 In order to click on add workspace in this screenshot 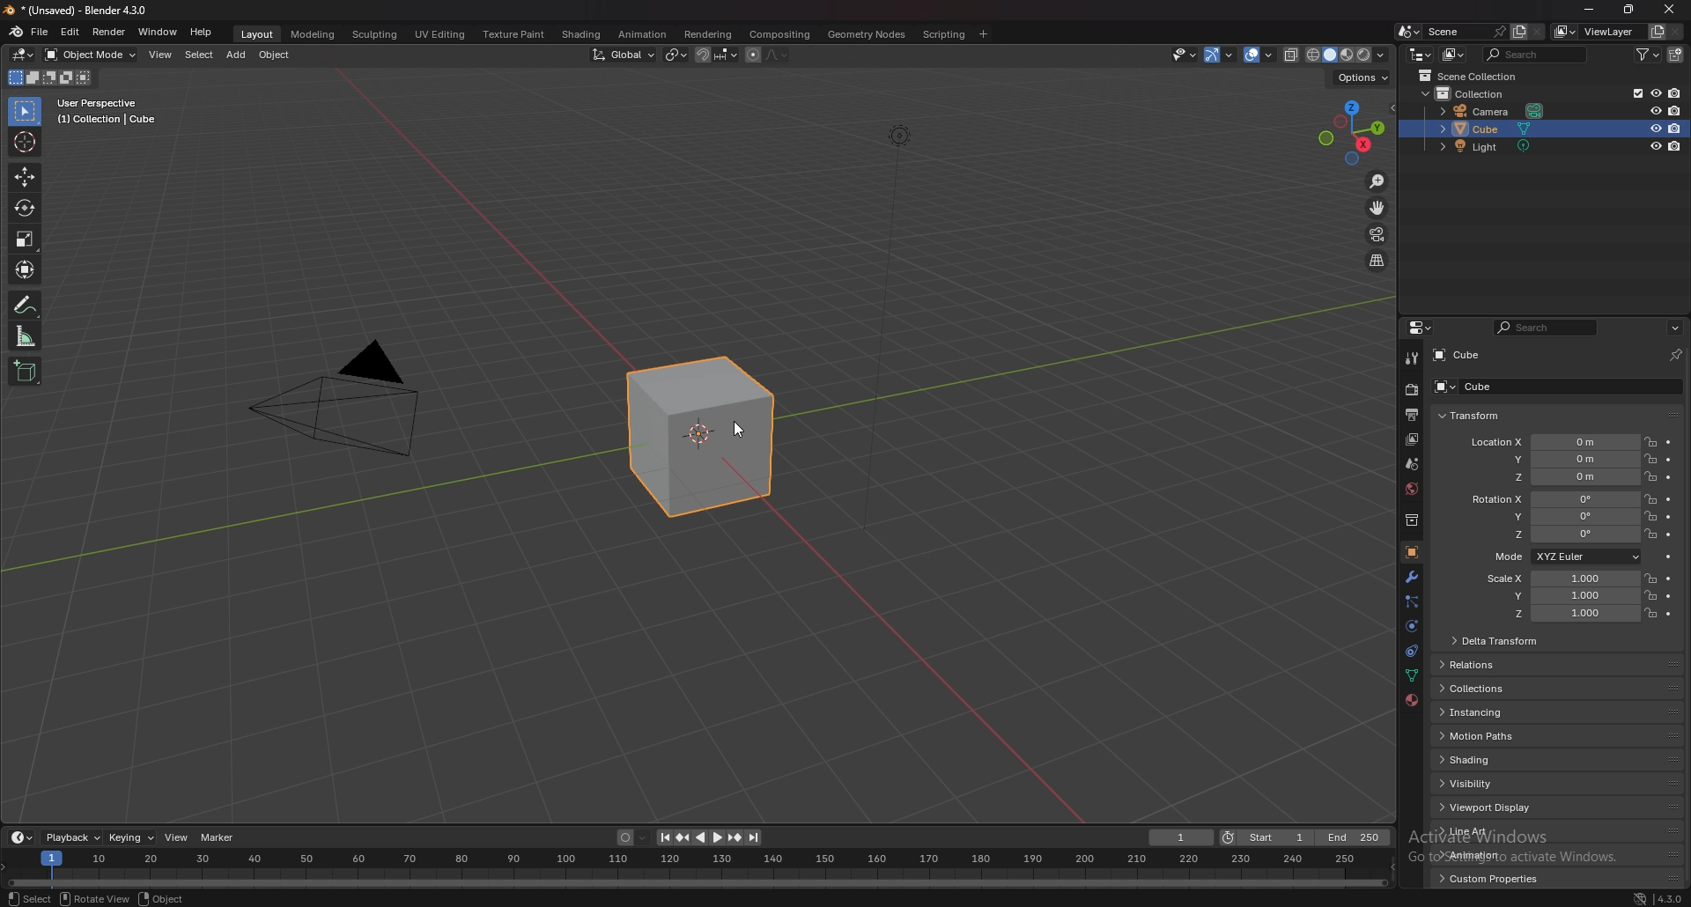, I will do `click(982, 34)`.